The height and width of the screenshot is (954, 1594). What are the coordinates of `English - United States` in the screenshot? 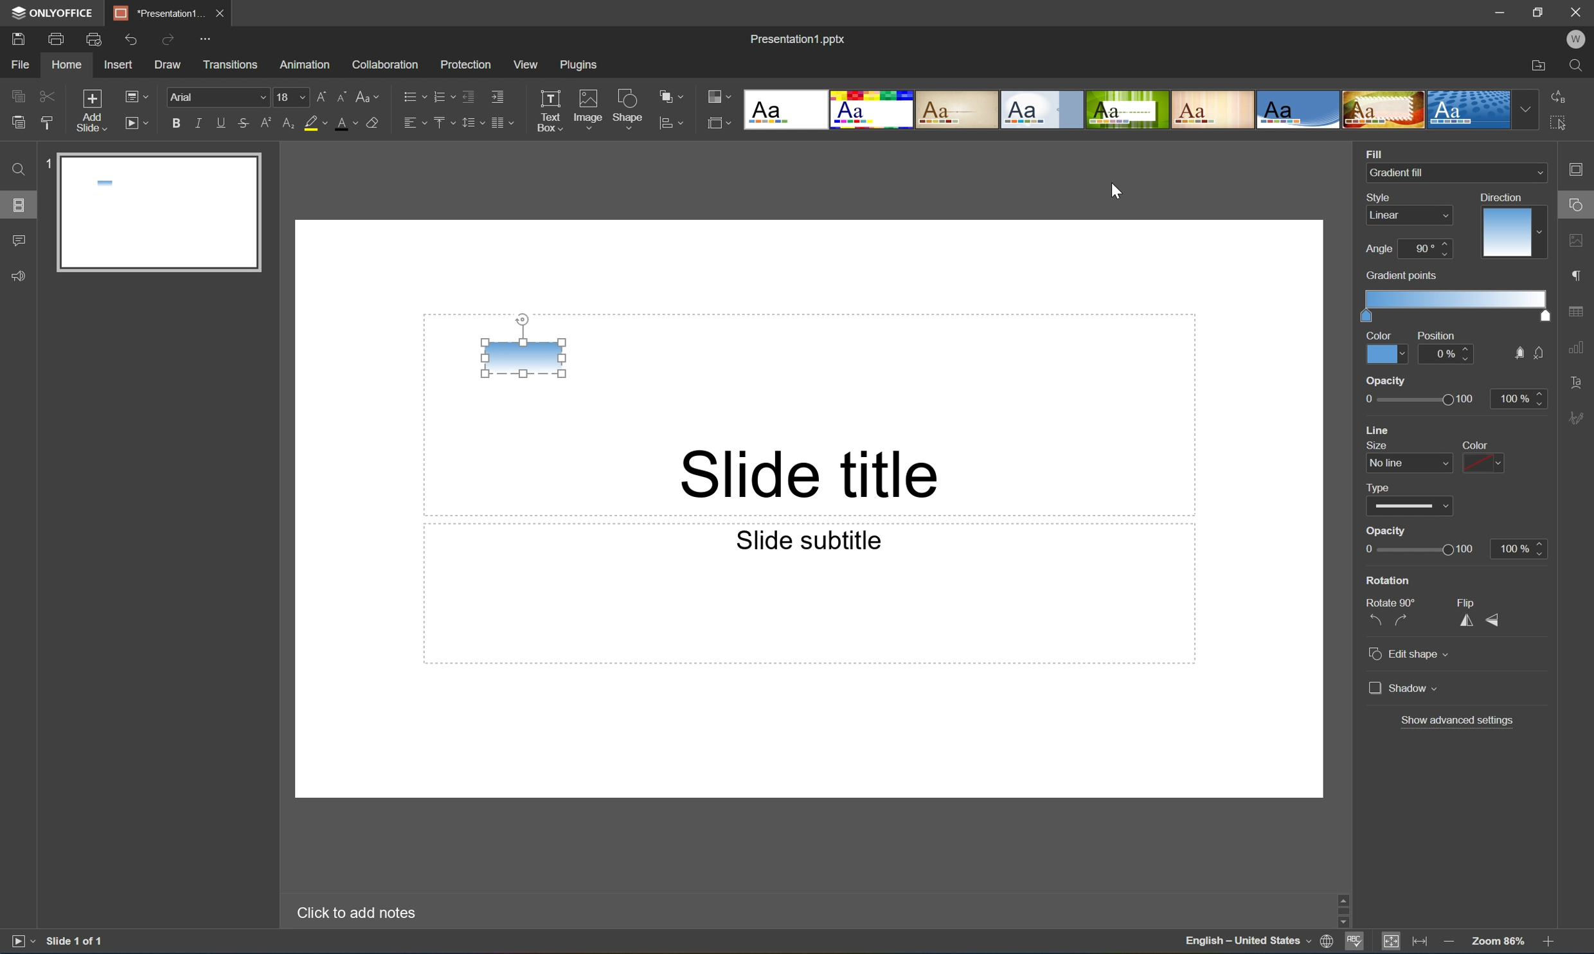 It's located at (1248, 942).